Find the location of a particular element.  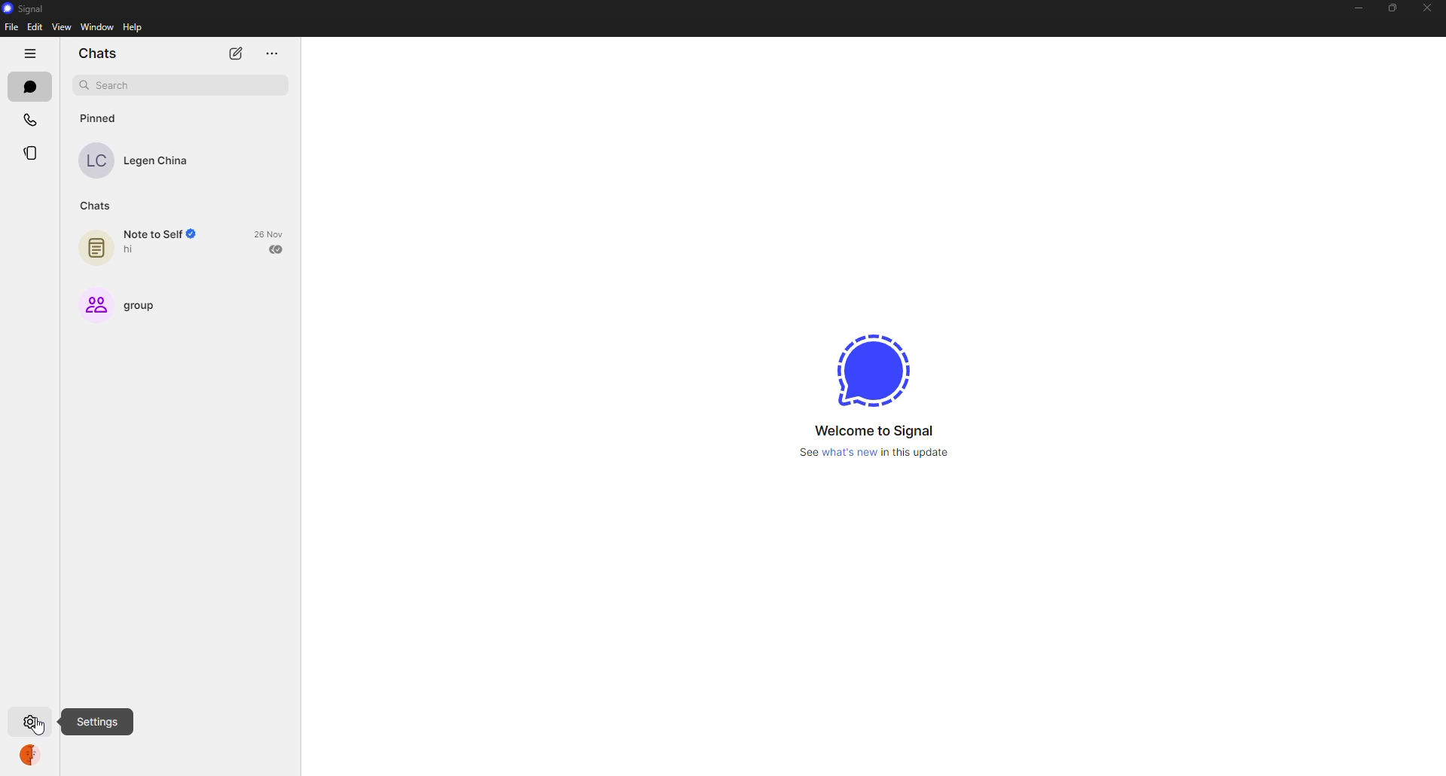

welcome to signal is located at coordinates (878, 431).